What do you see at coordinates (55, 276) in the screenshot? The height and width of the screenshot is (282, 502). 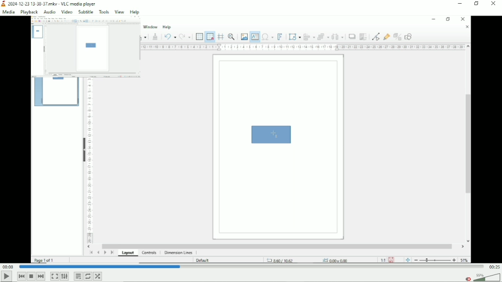 I see `Toggle video in fullscreen` at bounding box center [55, 276].